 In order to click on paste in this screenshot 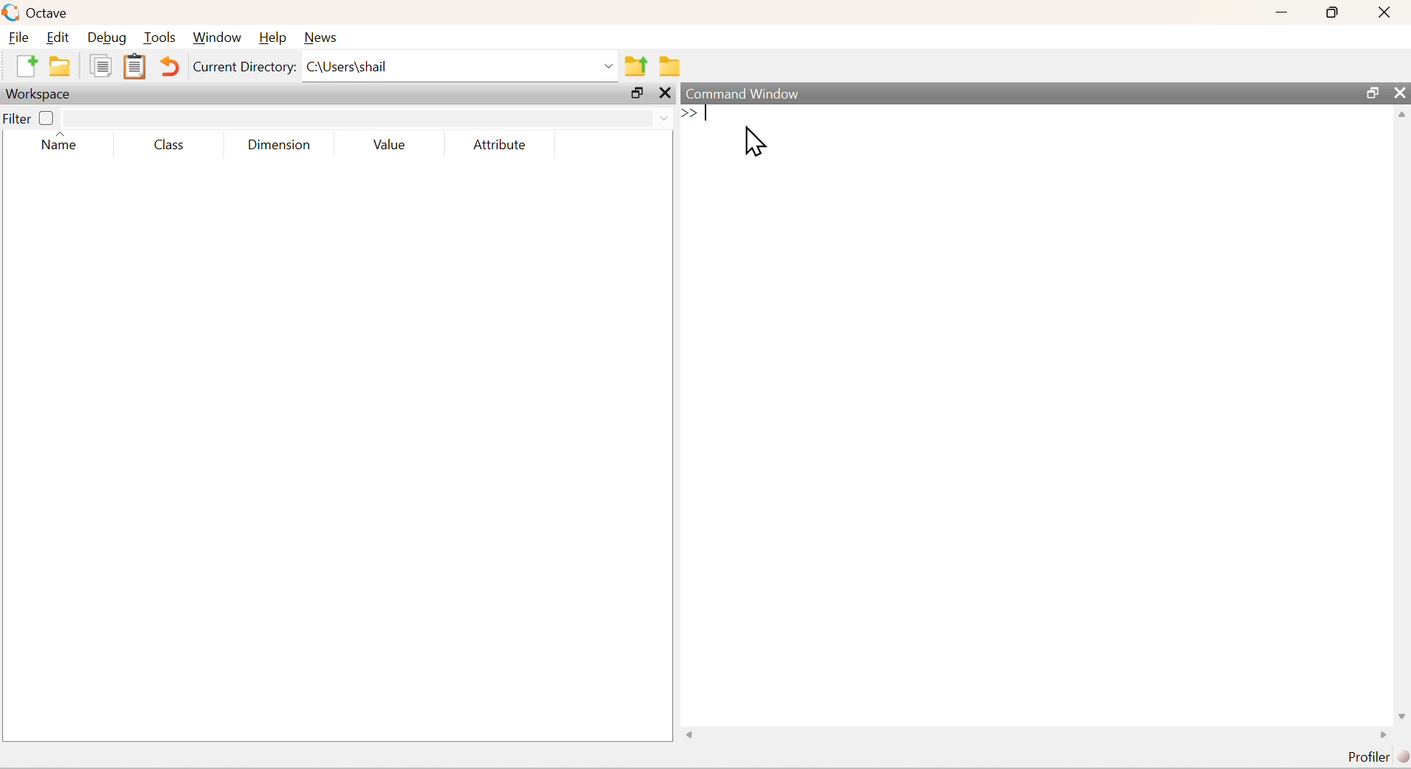, I will do `click(135, 67)`.